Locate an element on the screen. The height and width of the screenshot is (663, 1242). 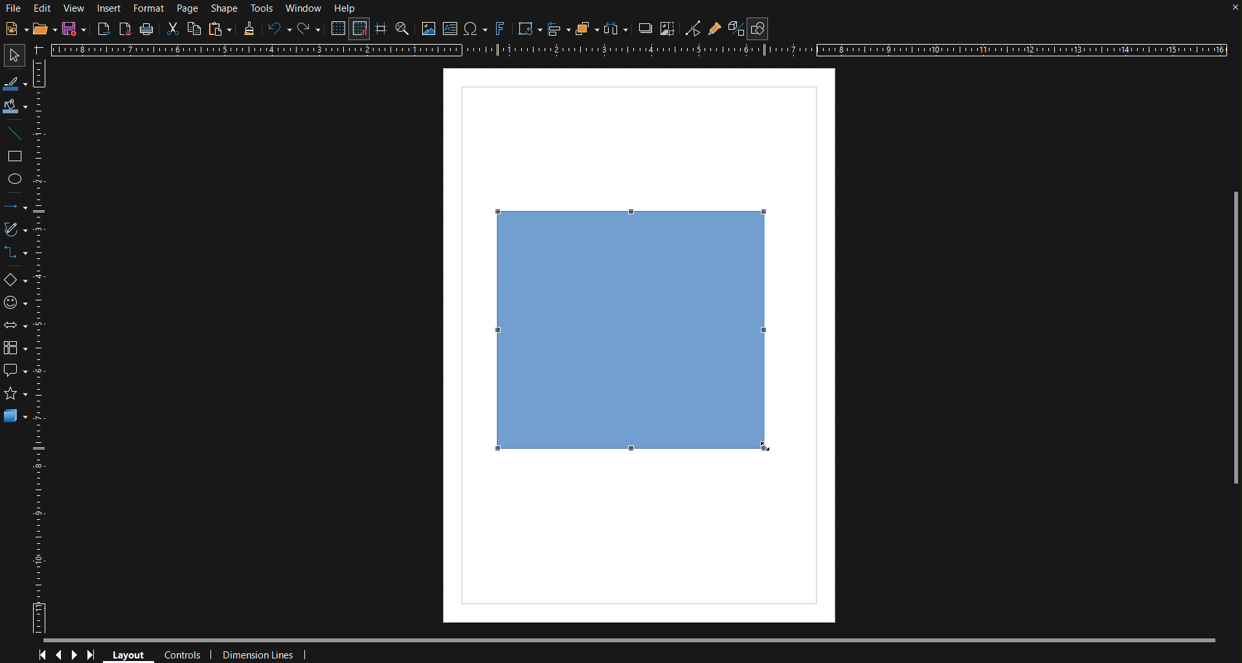
Toggle Extrusion is located at coordinates (737, 28).